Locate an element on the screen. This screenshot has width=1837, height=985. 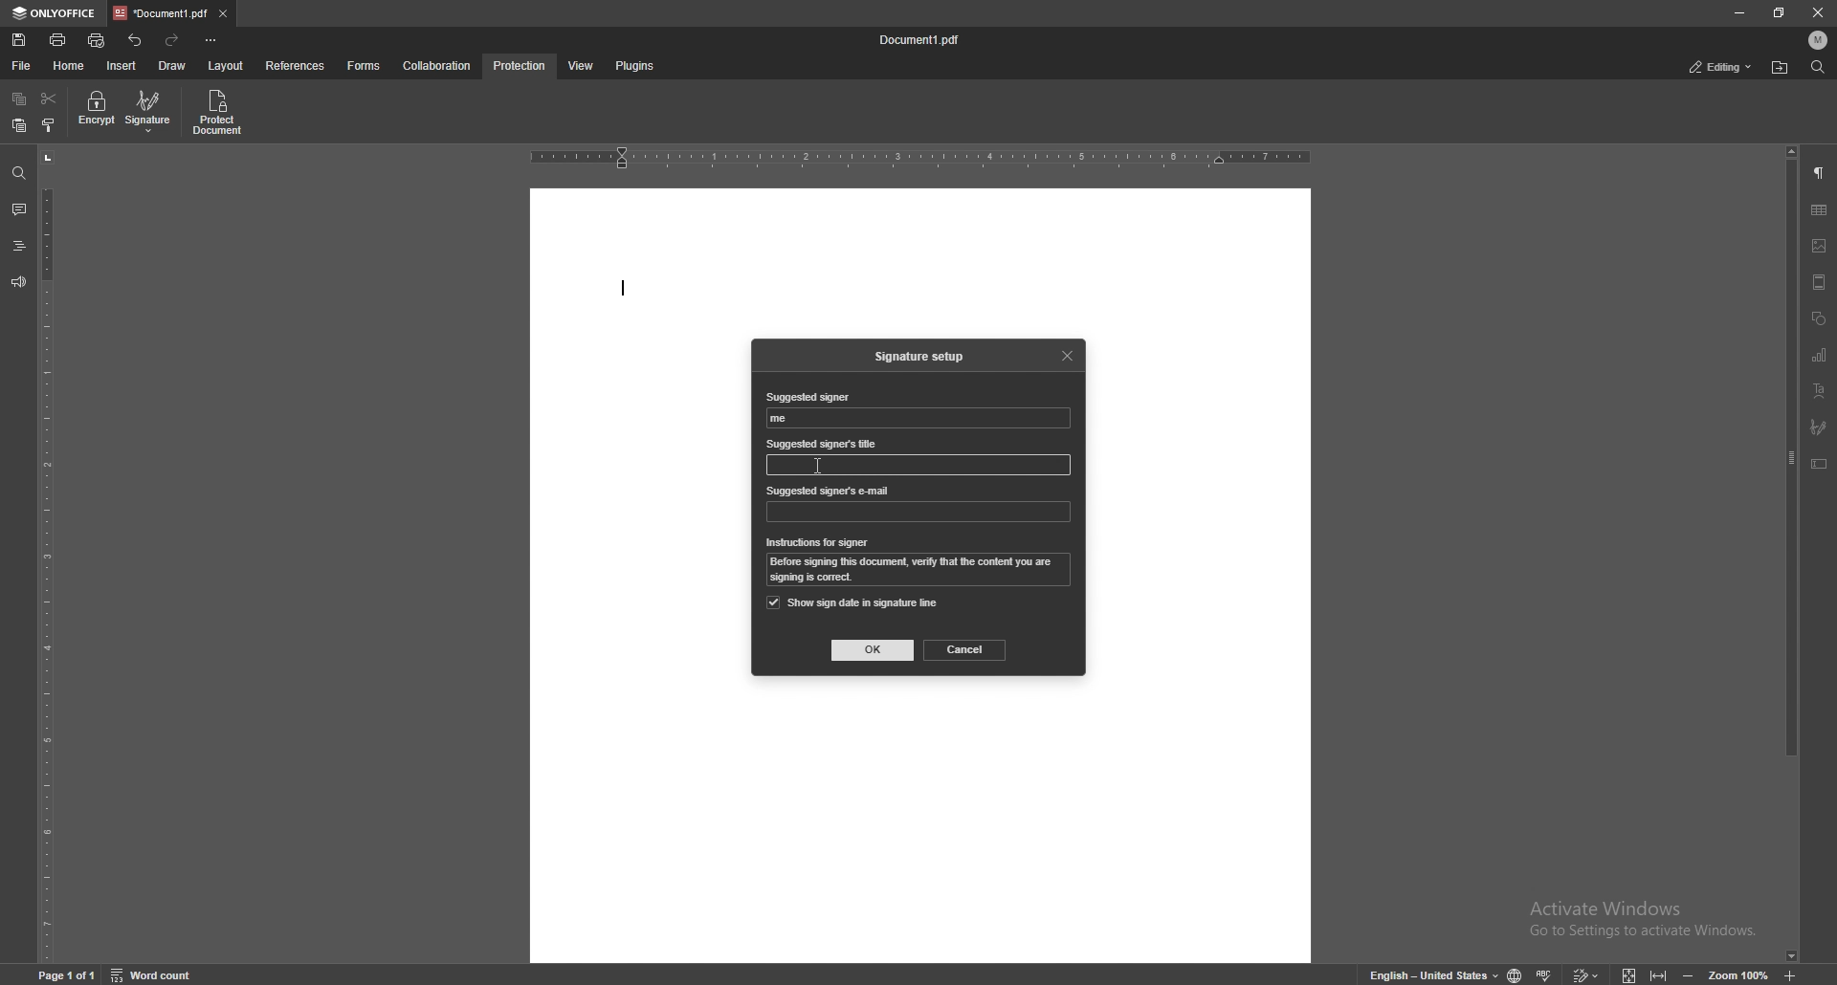
Activate windows is located at coordinates (1627, 912).